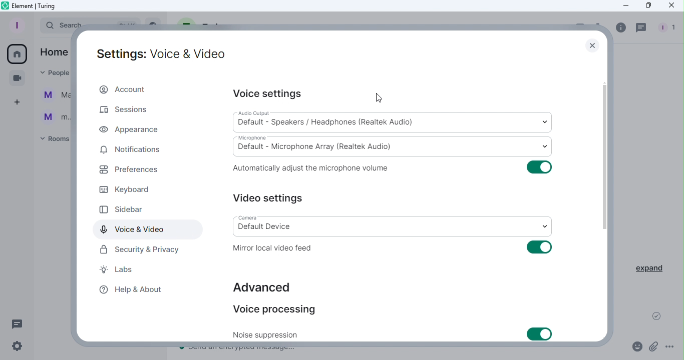  I want to click on Microphone, so click(395, 145).